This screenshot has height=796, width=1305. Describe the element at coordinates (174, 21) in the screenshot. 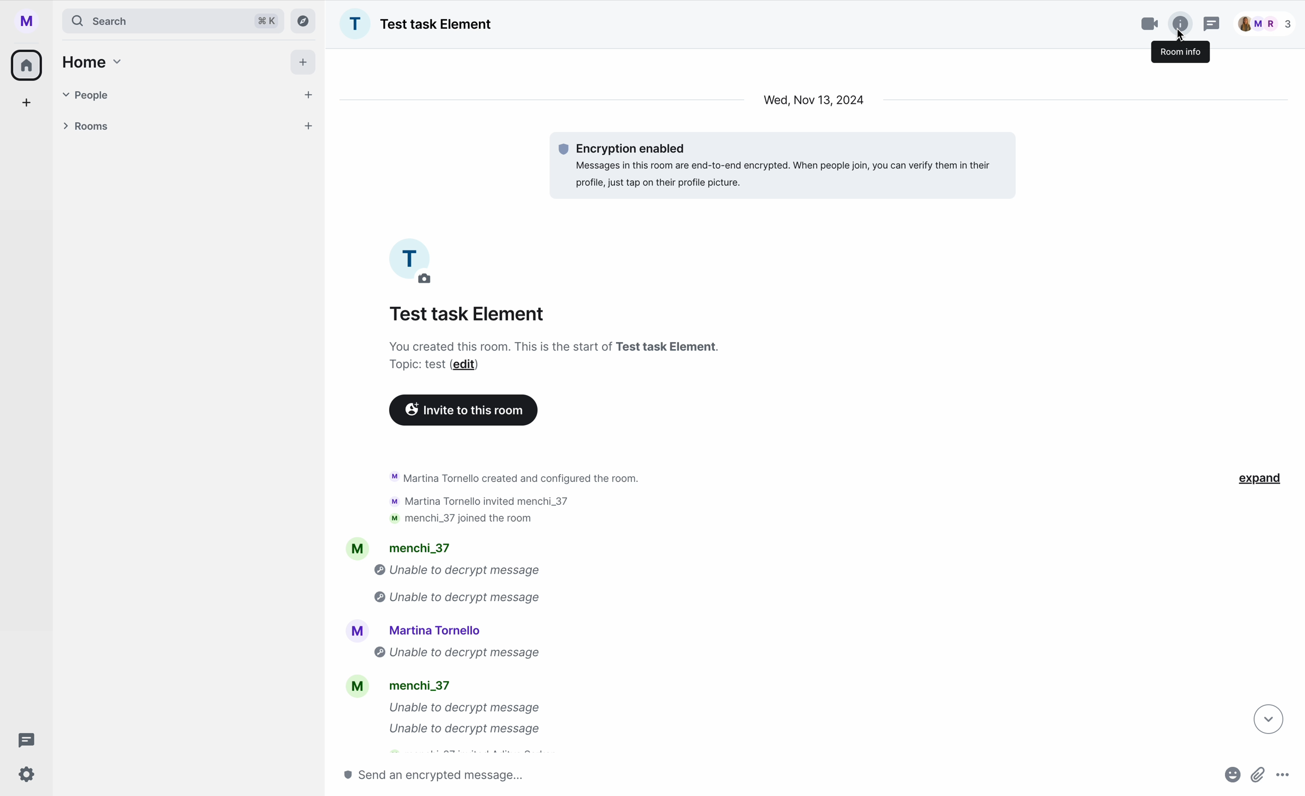

I see `search bar` at that location.